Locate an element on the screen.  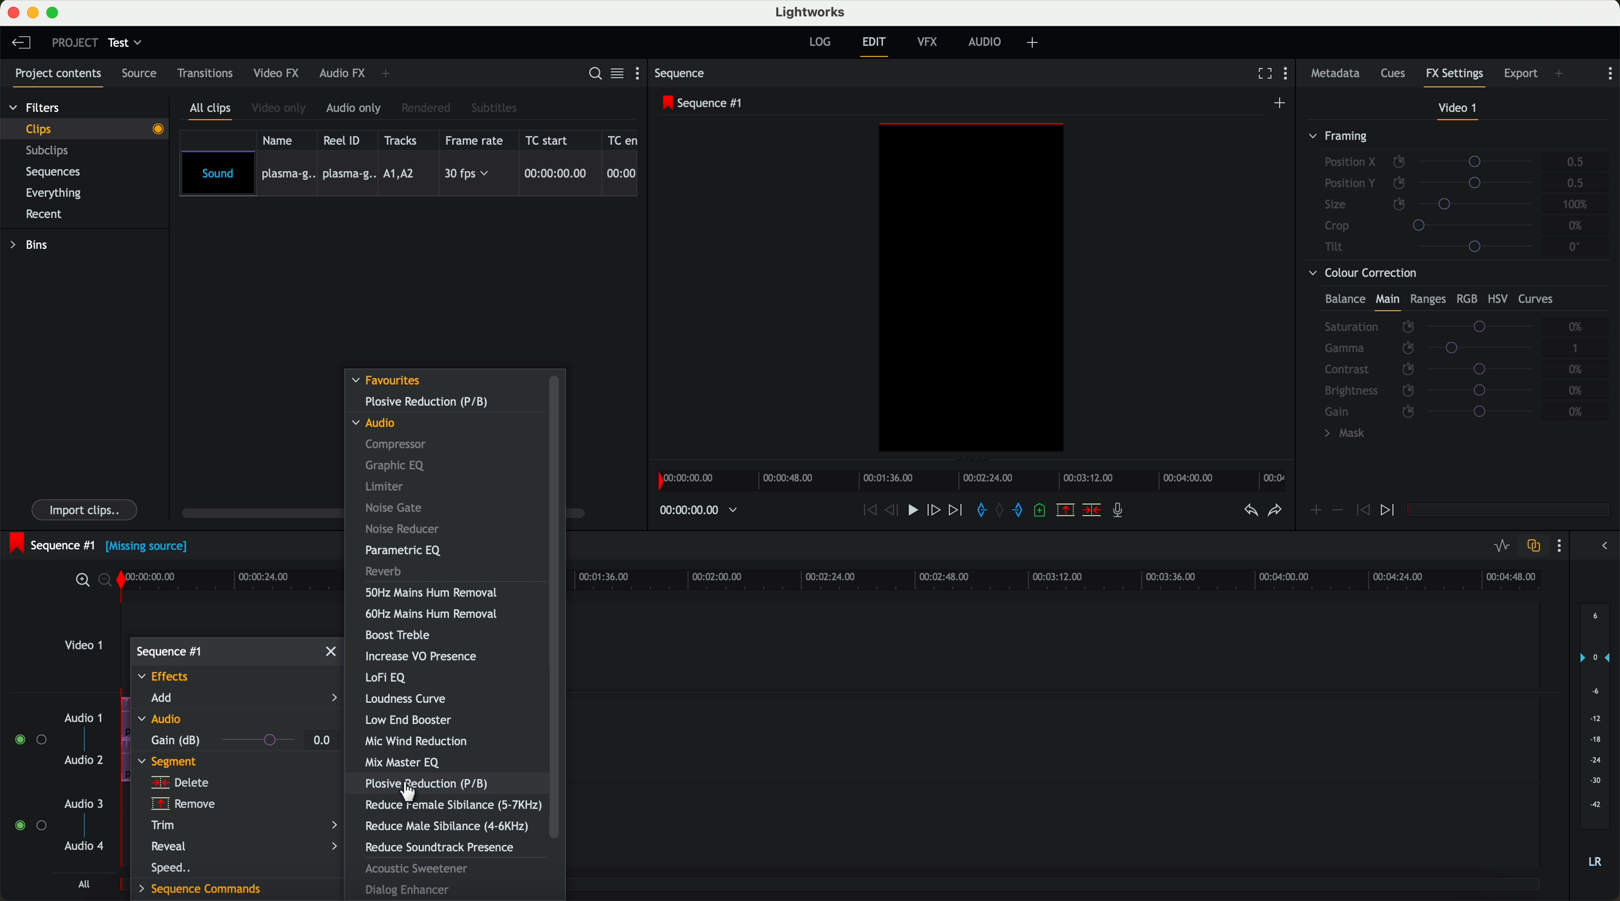
clip is located at coordinates (92, 128).